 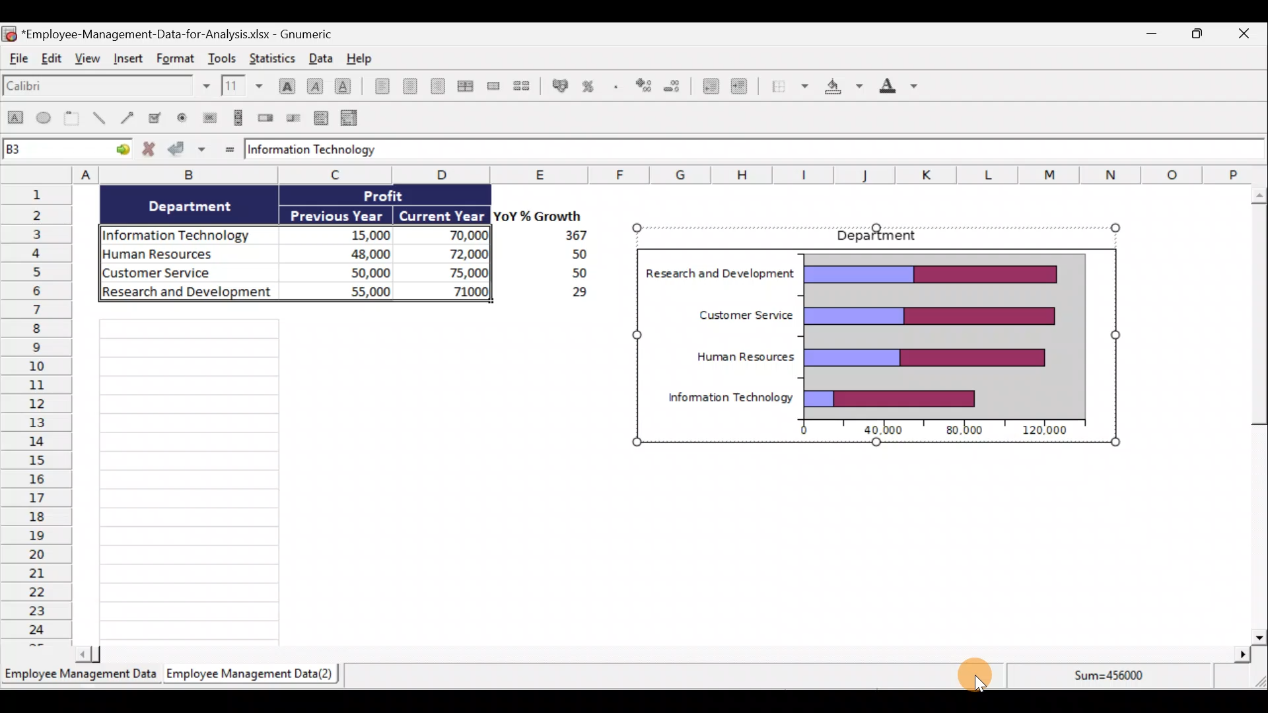 What do you see at coordinates (351, 117) in the screenshot?
I see `Create a combo box` at bounding box center [351, 117].